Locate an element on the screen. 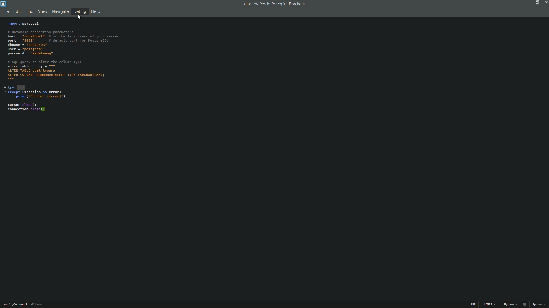 The height and width of the screenshot is (308, 549). Find menu is located at coordinates (29, 12).